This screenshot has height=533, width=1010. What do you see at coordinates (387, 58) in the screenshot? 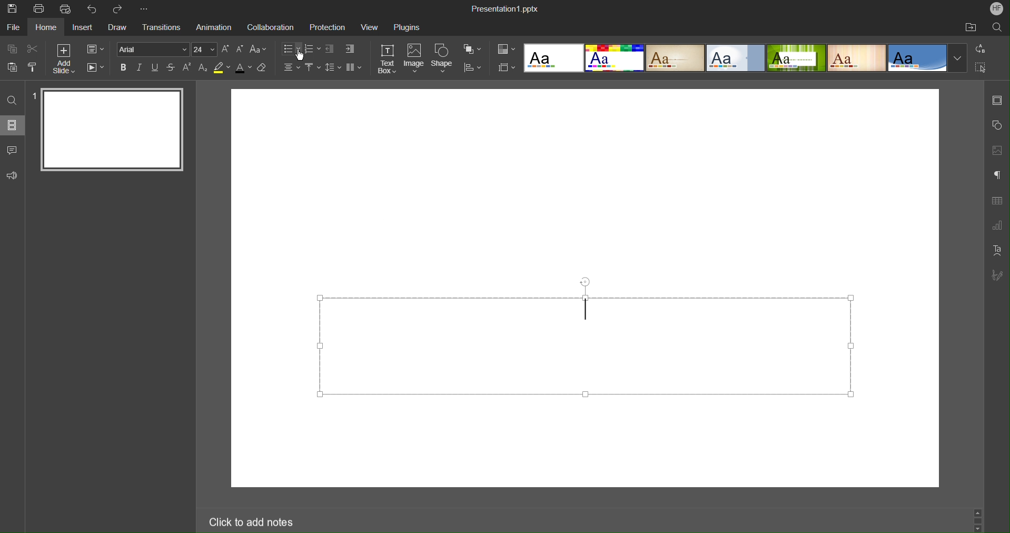
I see `Text Box` at bounding box center [387, 58].